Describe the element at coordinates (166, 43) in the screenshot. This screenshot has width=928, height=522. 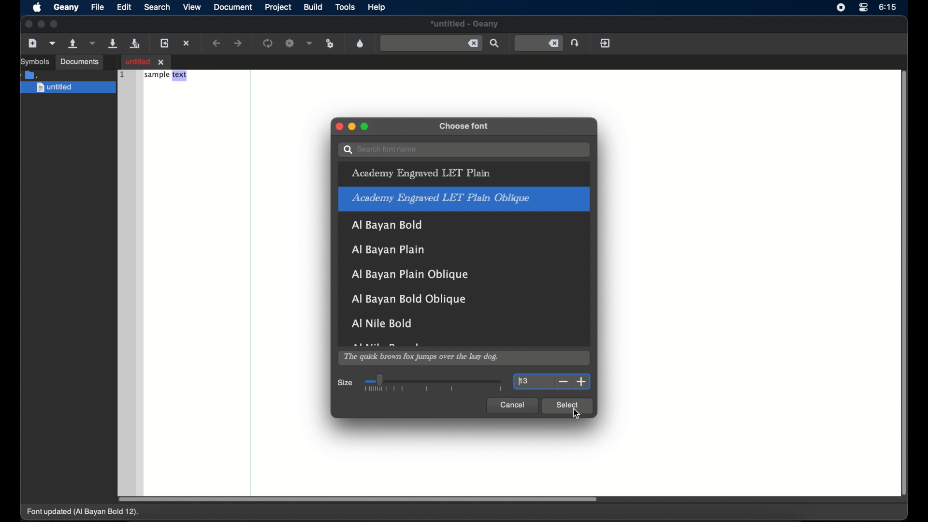
I see `reload the current file from disk` at that location.